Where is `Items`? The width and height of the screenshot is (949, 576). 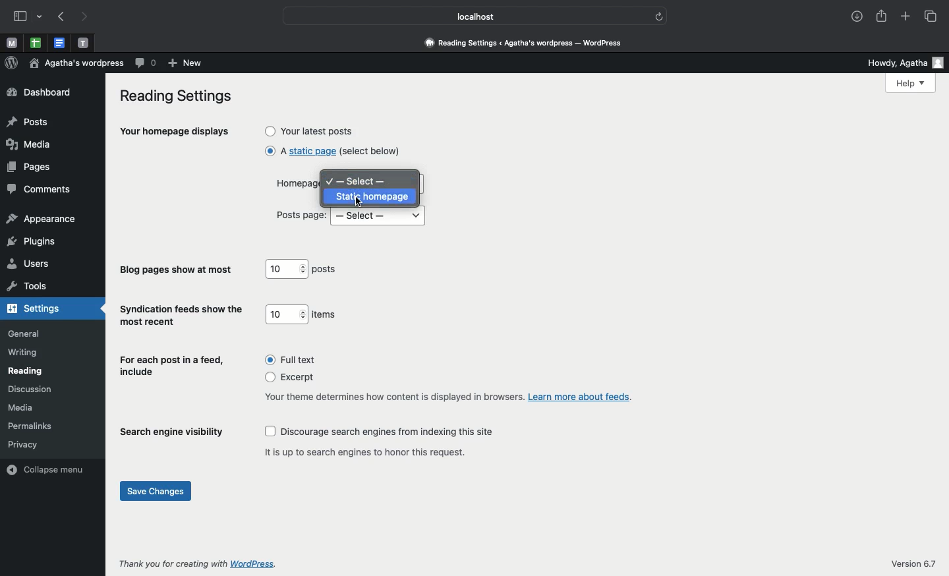 Items is located at coordinates (326, 315).